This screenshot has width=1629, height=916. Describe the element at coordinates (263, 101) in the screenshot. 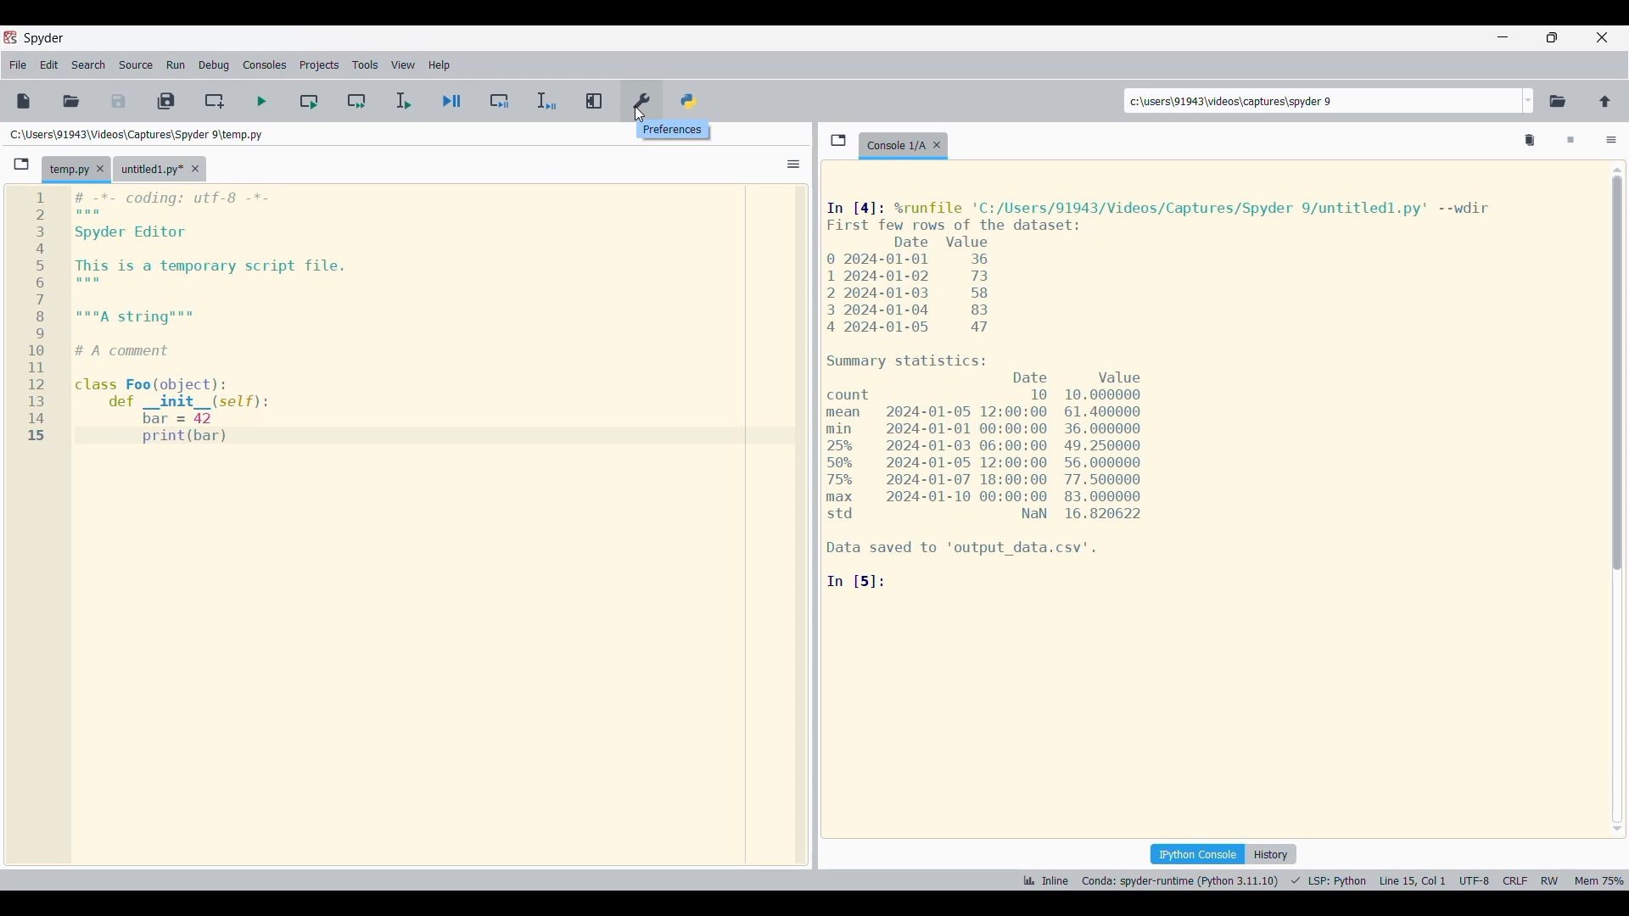

I see `Run file` at that location.